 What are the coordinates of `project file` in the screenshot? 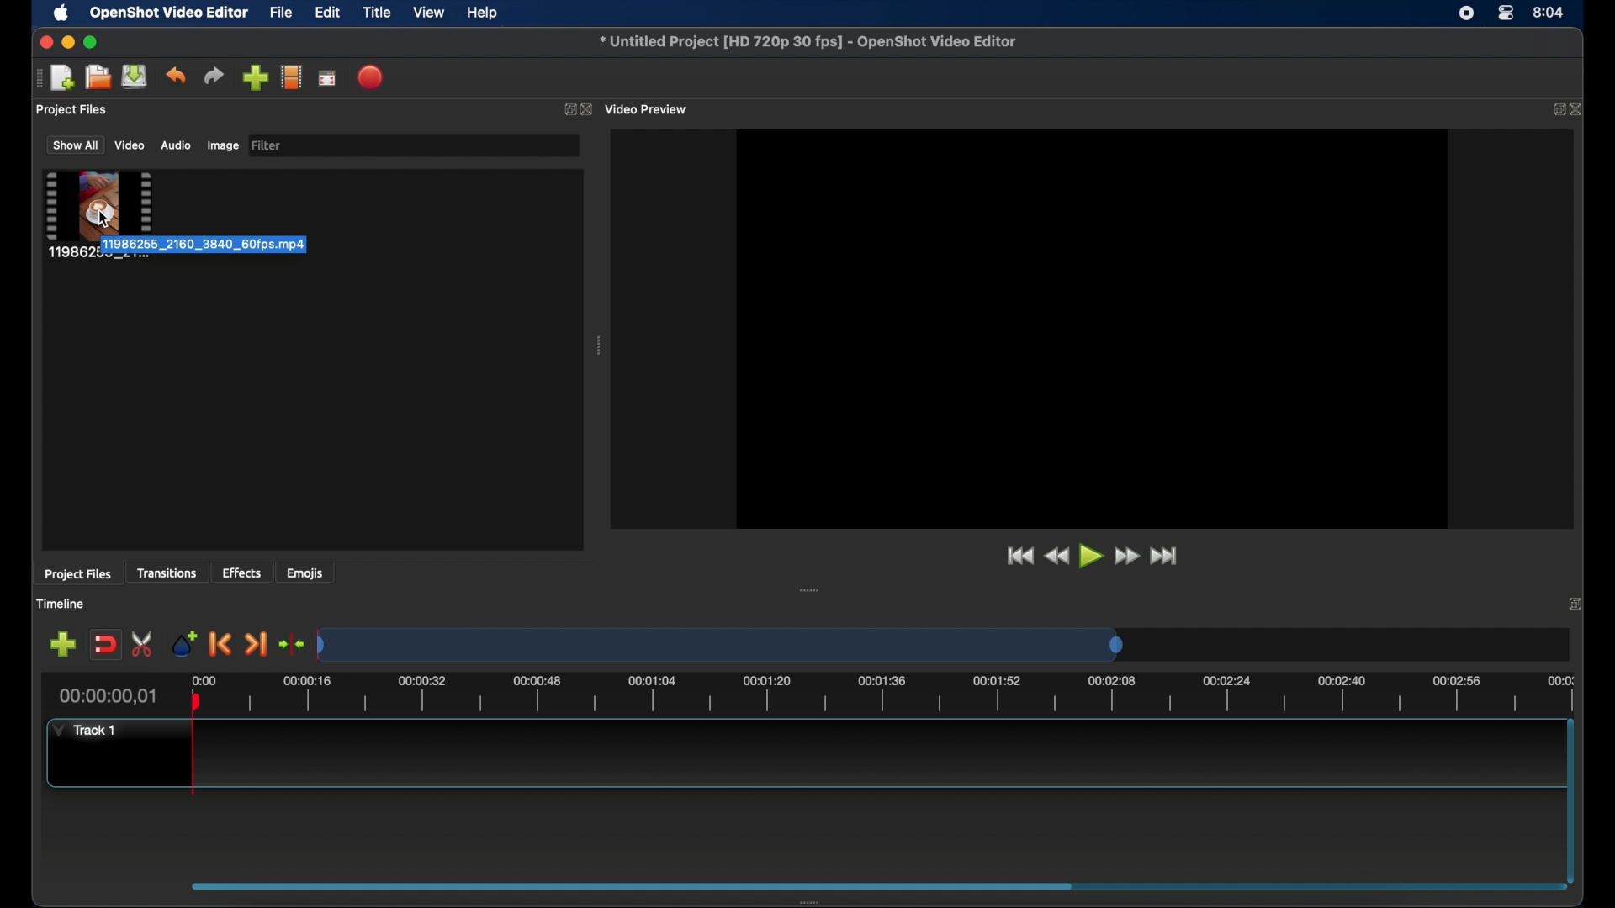 It's located at (98, 215).